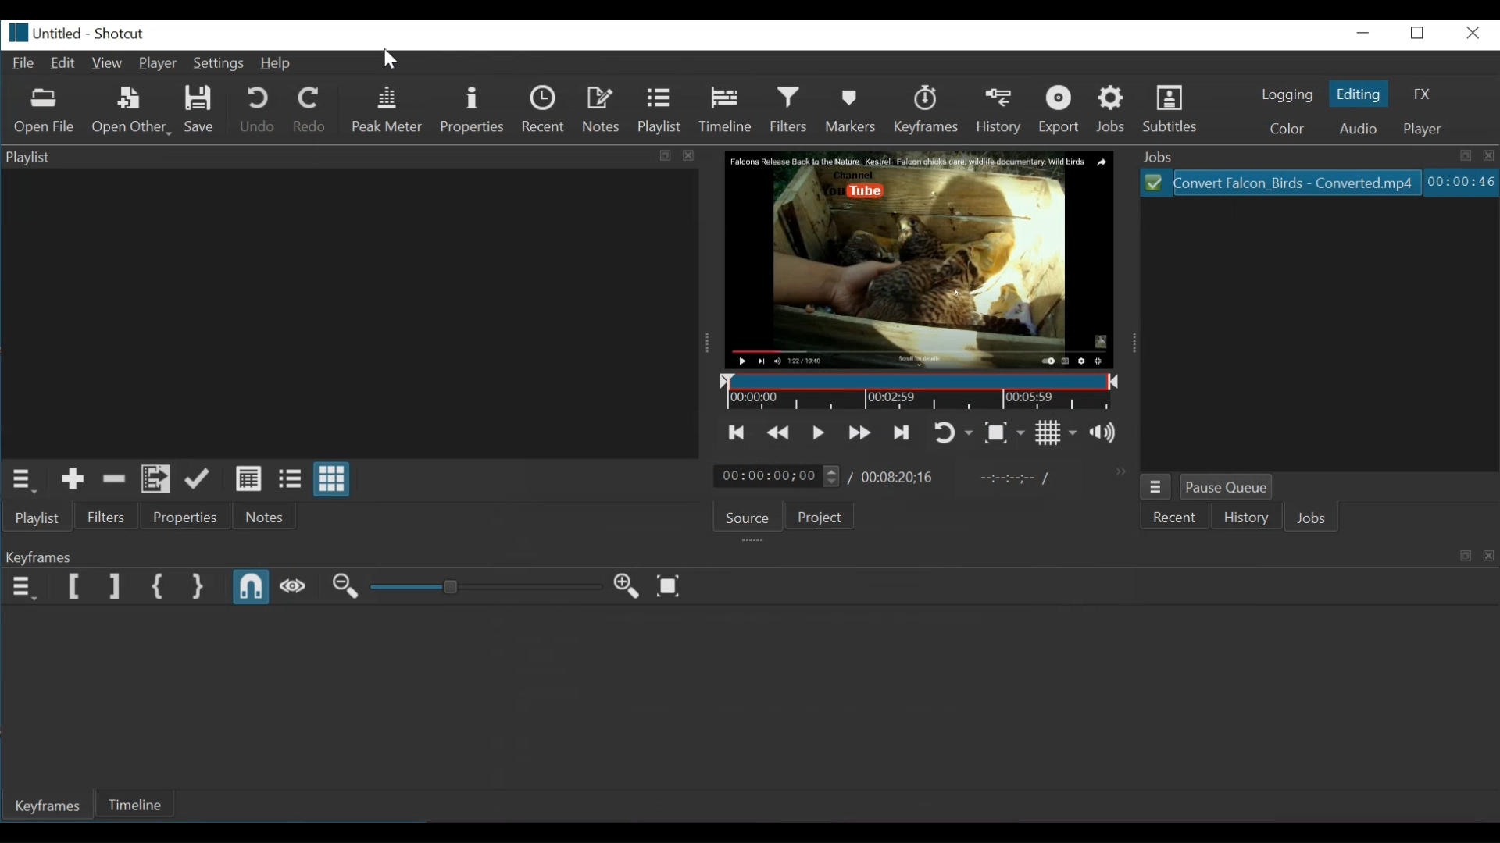 Image resolution: width=1500 pixels, height=843 pixels. Describe the element at coordinates (390, 110) in the screenshot. I see `Peak Meter` at that location.